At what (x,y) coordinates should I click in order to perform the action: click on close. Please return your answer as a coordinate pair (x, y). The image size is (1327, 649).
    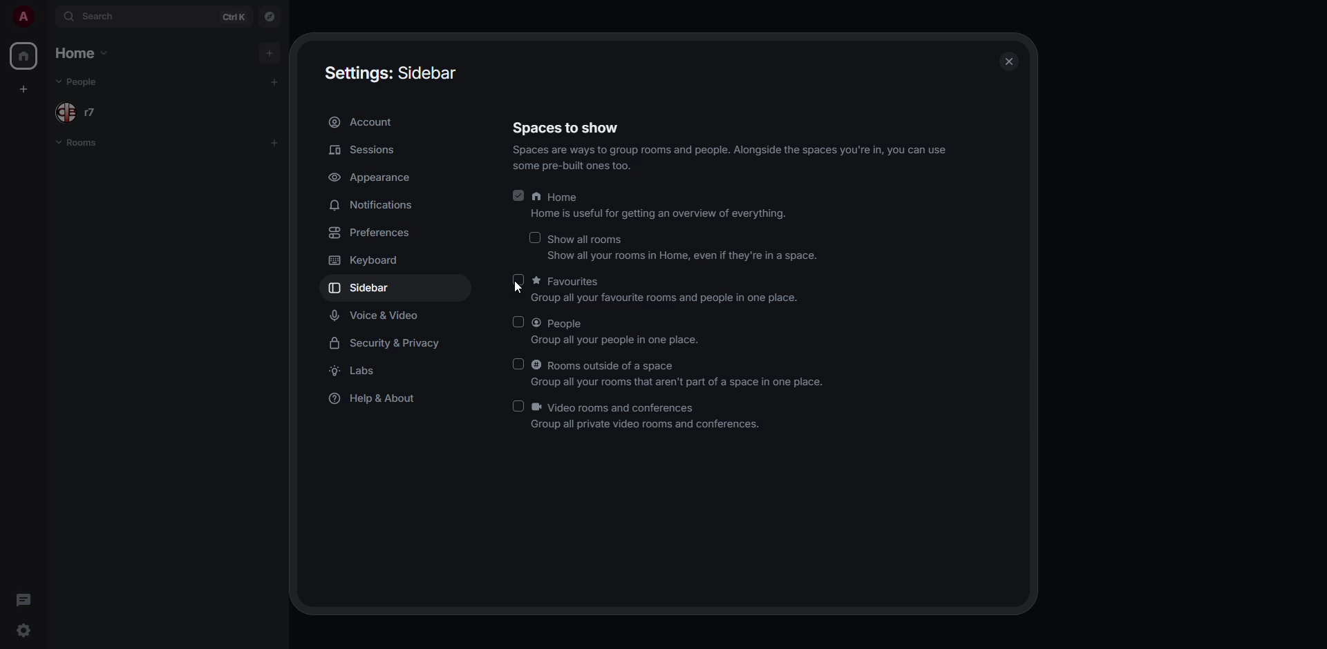
    Looking at the image, I should click on (1009, 56).